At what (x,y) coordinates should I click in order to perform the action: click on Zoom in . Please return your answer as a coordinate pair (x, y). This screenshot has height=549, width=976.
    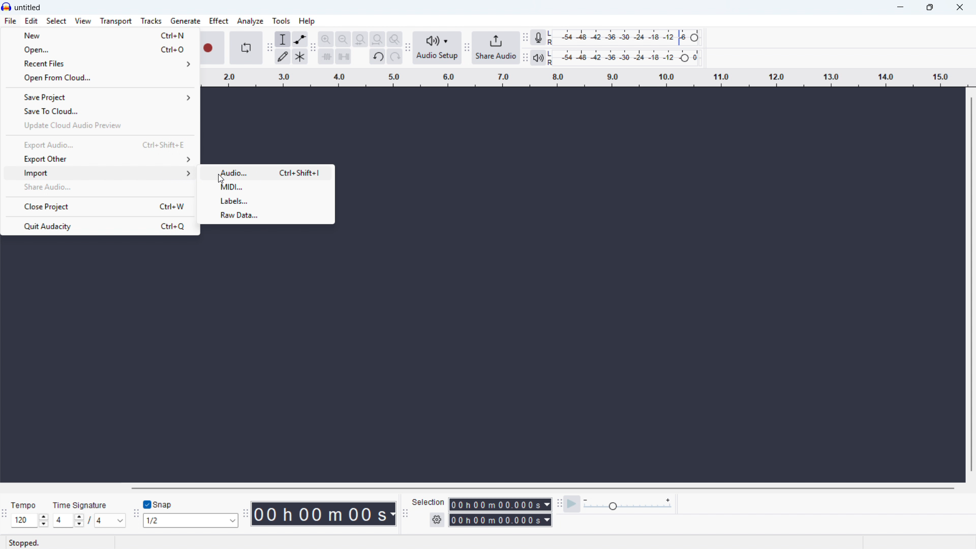
    Looking at the image, I should click on (326, 39).